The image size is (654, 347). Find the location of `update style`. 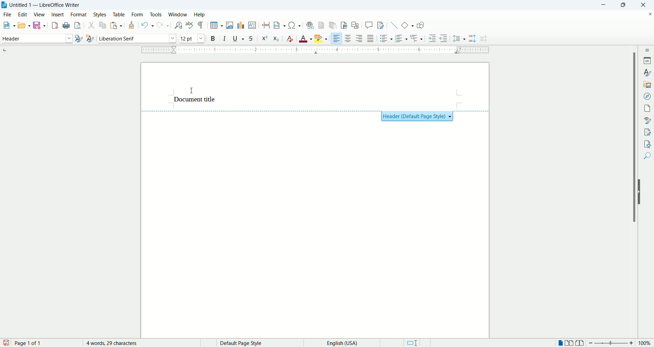

update style is located at coordinates (79, 38).